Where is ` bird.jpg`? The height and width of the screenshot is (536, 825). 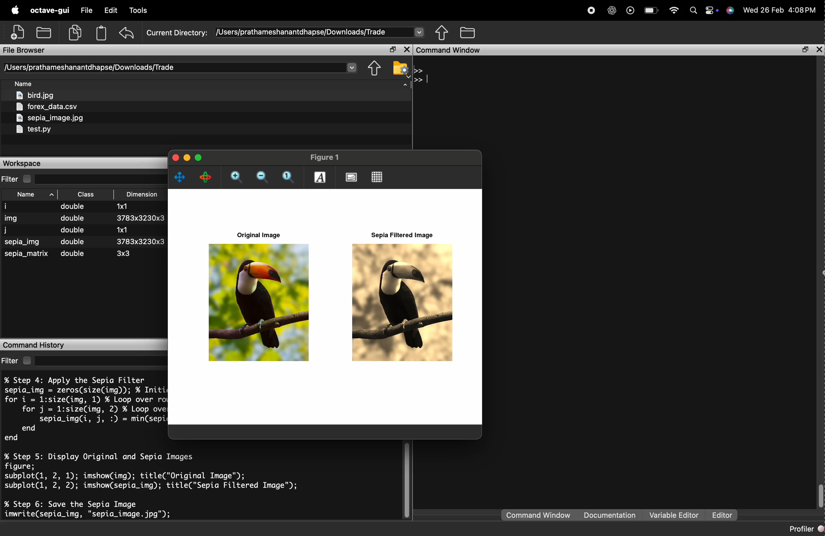  bird.jpg is located at coordinates (35, 95).